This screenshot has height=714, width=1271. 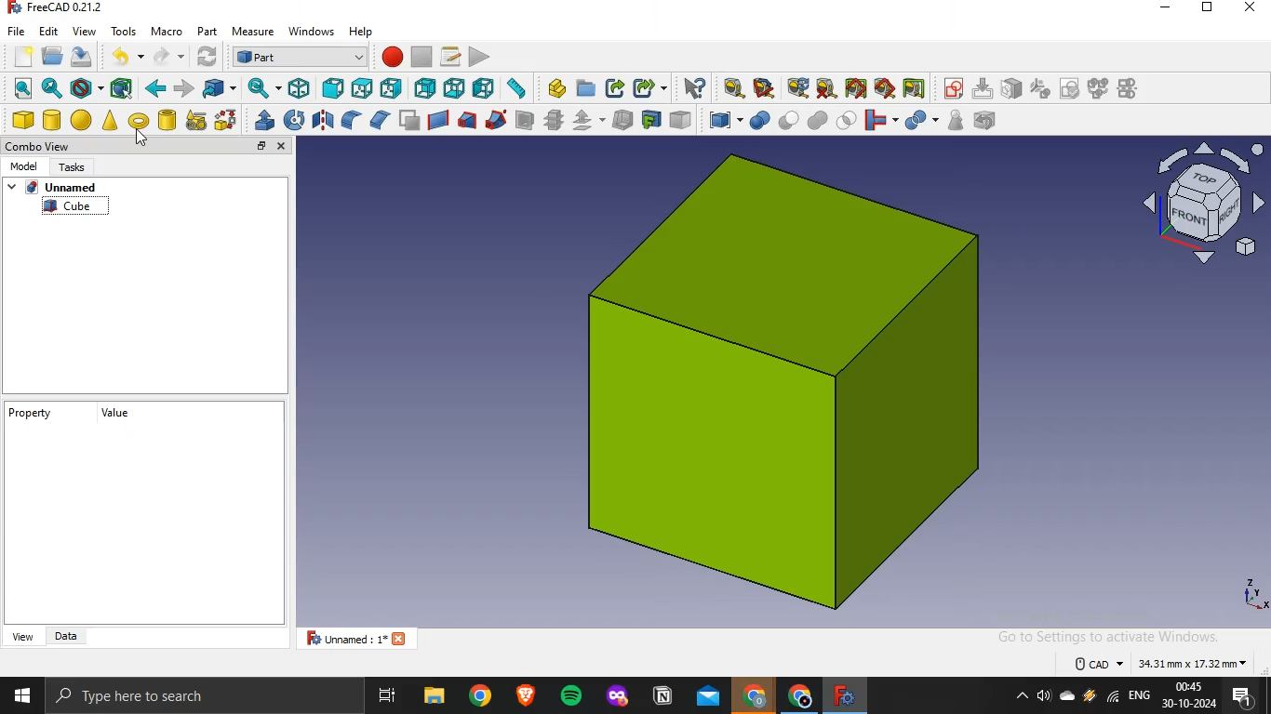 I want to click on toggle delta, so click(x=916, y=86).